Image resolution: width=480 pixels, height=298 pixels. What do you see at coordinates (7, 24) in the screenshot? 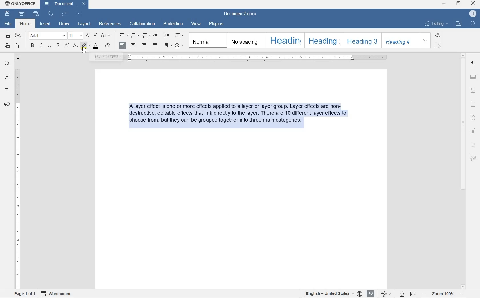
I see `FILE NAME` at bounding box center [7, 24].